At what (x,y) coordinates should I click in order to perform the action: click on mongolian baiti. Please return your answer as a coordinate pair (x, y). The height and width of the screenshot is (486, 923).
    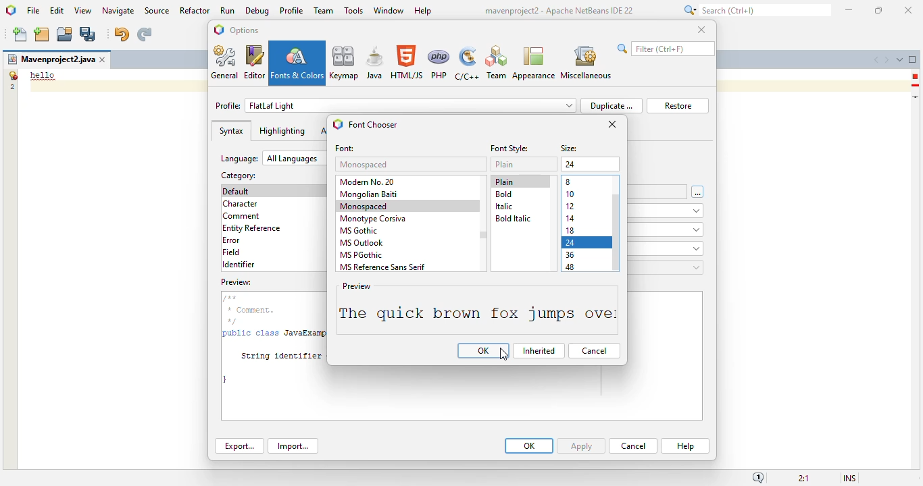
    Looking at the image, I should click on (368, 194).